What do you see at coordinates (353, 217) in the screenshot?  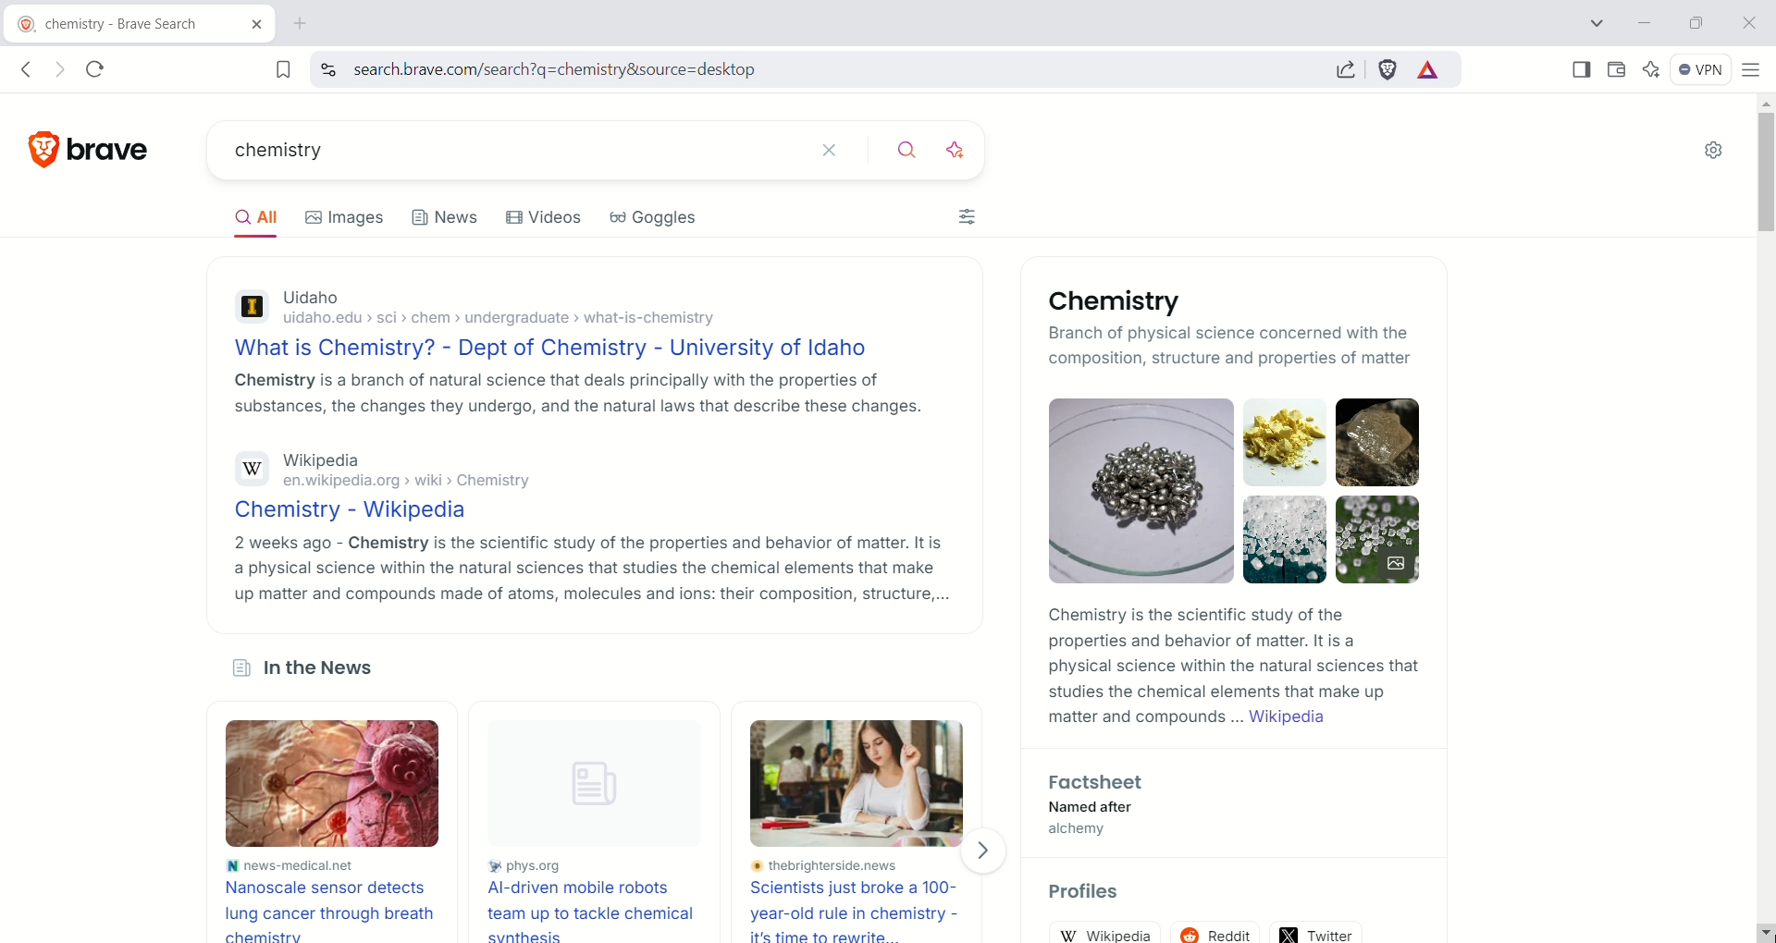 I see `Images` at bounding box center [353, 217].